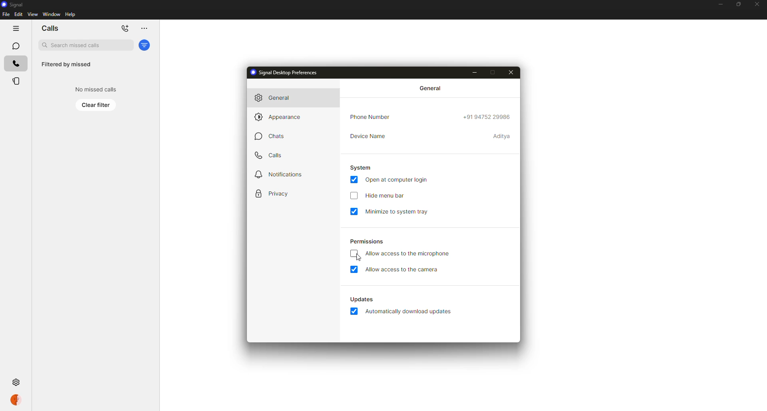 The width and height of the screenshot is (767, 411). Describe the element at coordinates (271, 136) in the screenshot. I see `chats` at that location.